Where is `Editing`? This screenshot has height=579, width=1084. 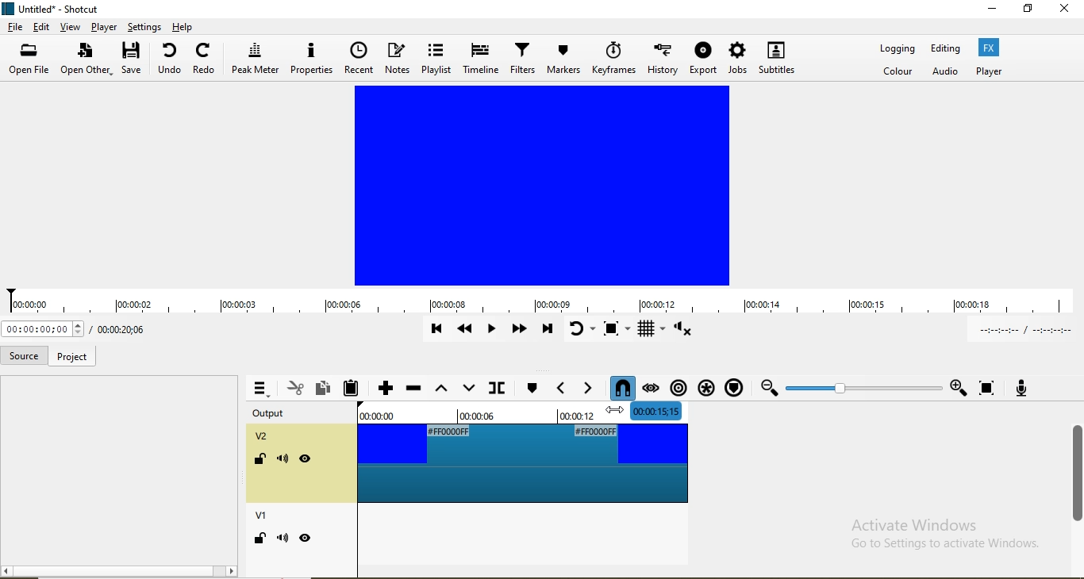
Editing is located at coordinates (945, 48).